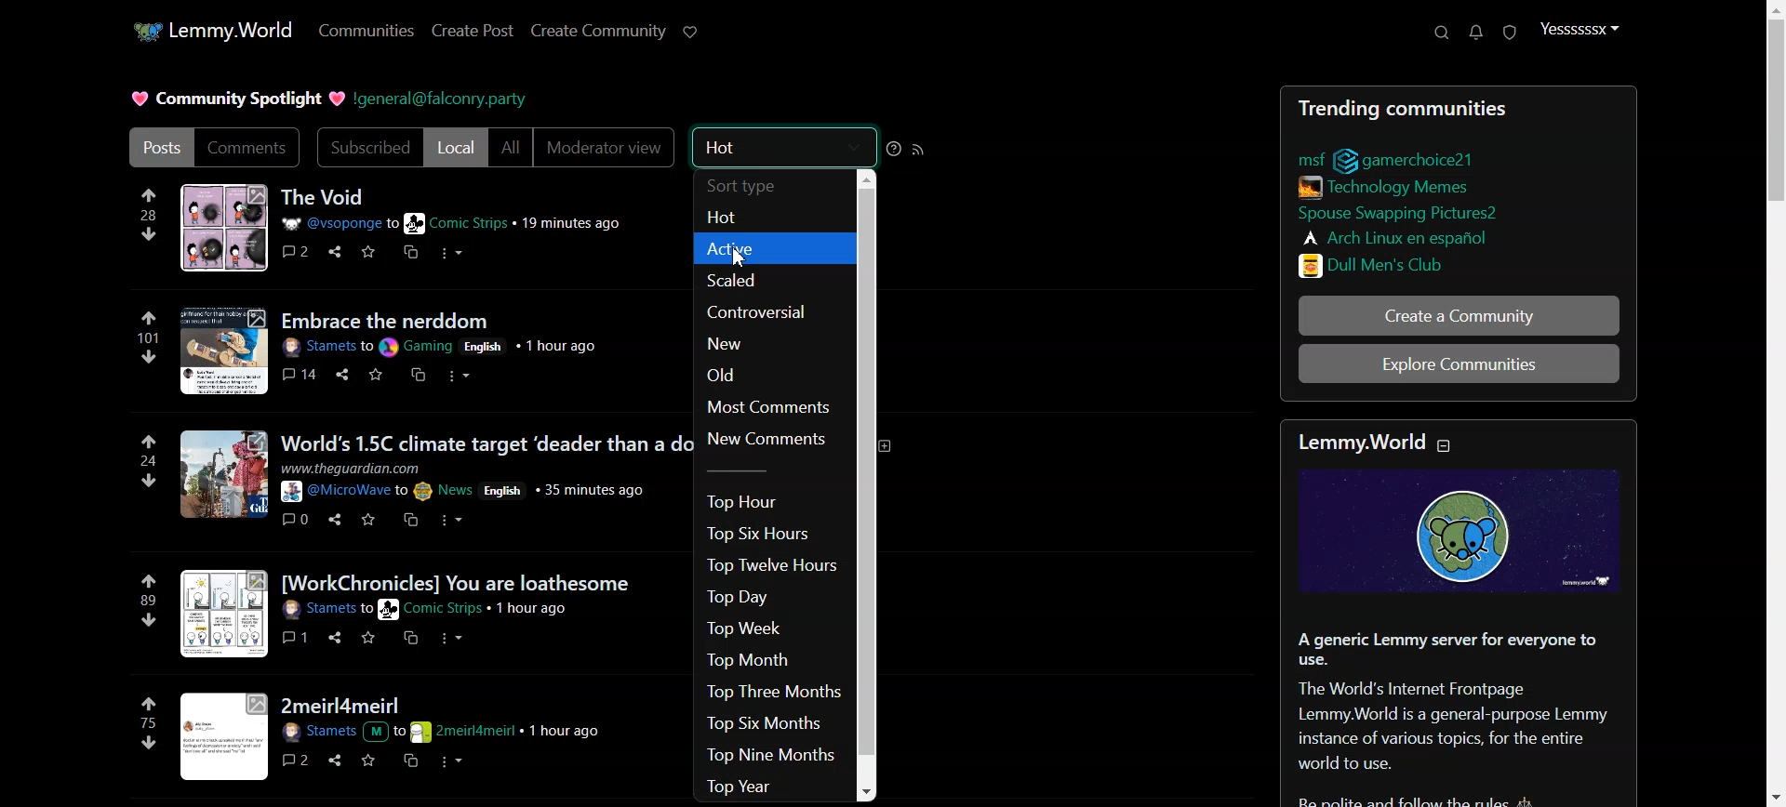 Image resolution: width=1786 pixels, height=807 pixels. I want to click on image, so click(223, 477).